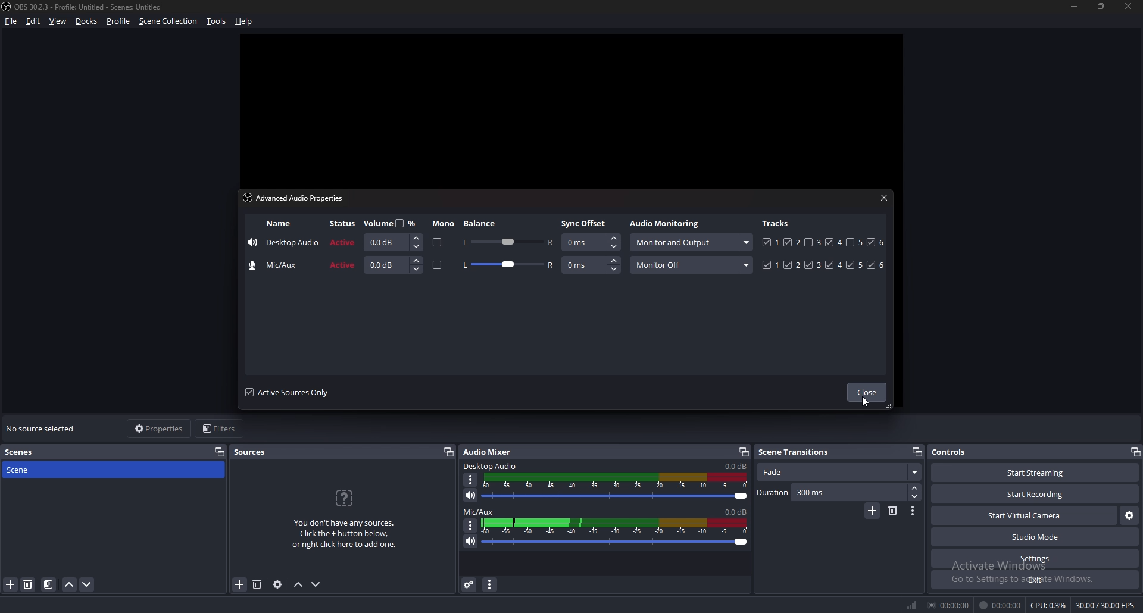 This screenshot has height=613, width=1143. Describe the element at coordinates (851, 242) in the screenshot. I see `track` at that location.